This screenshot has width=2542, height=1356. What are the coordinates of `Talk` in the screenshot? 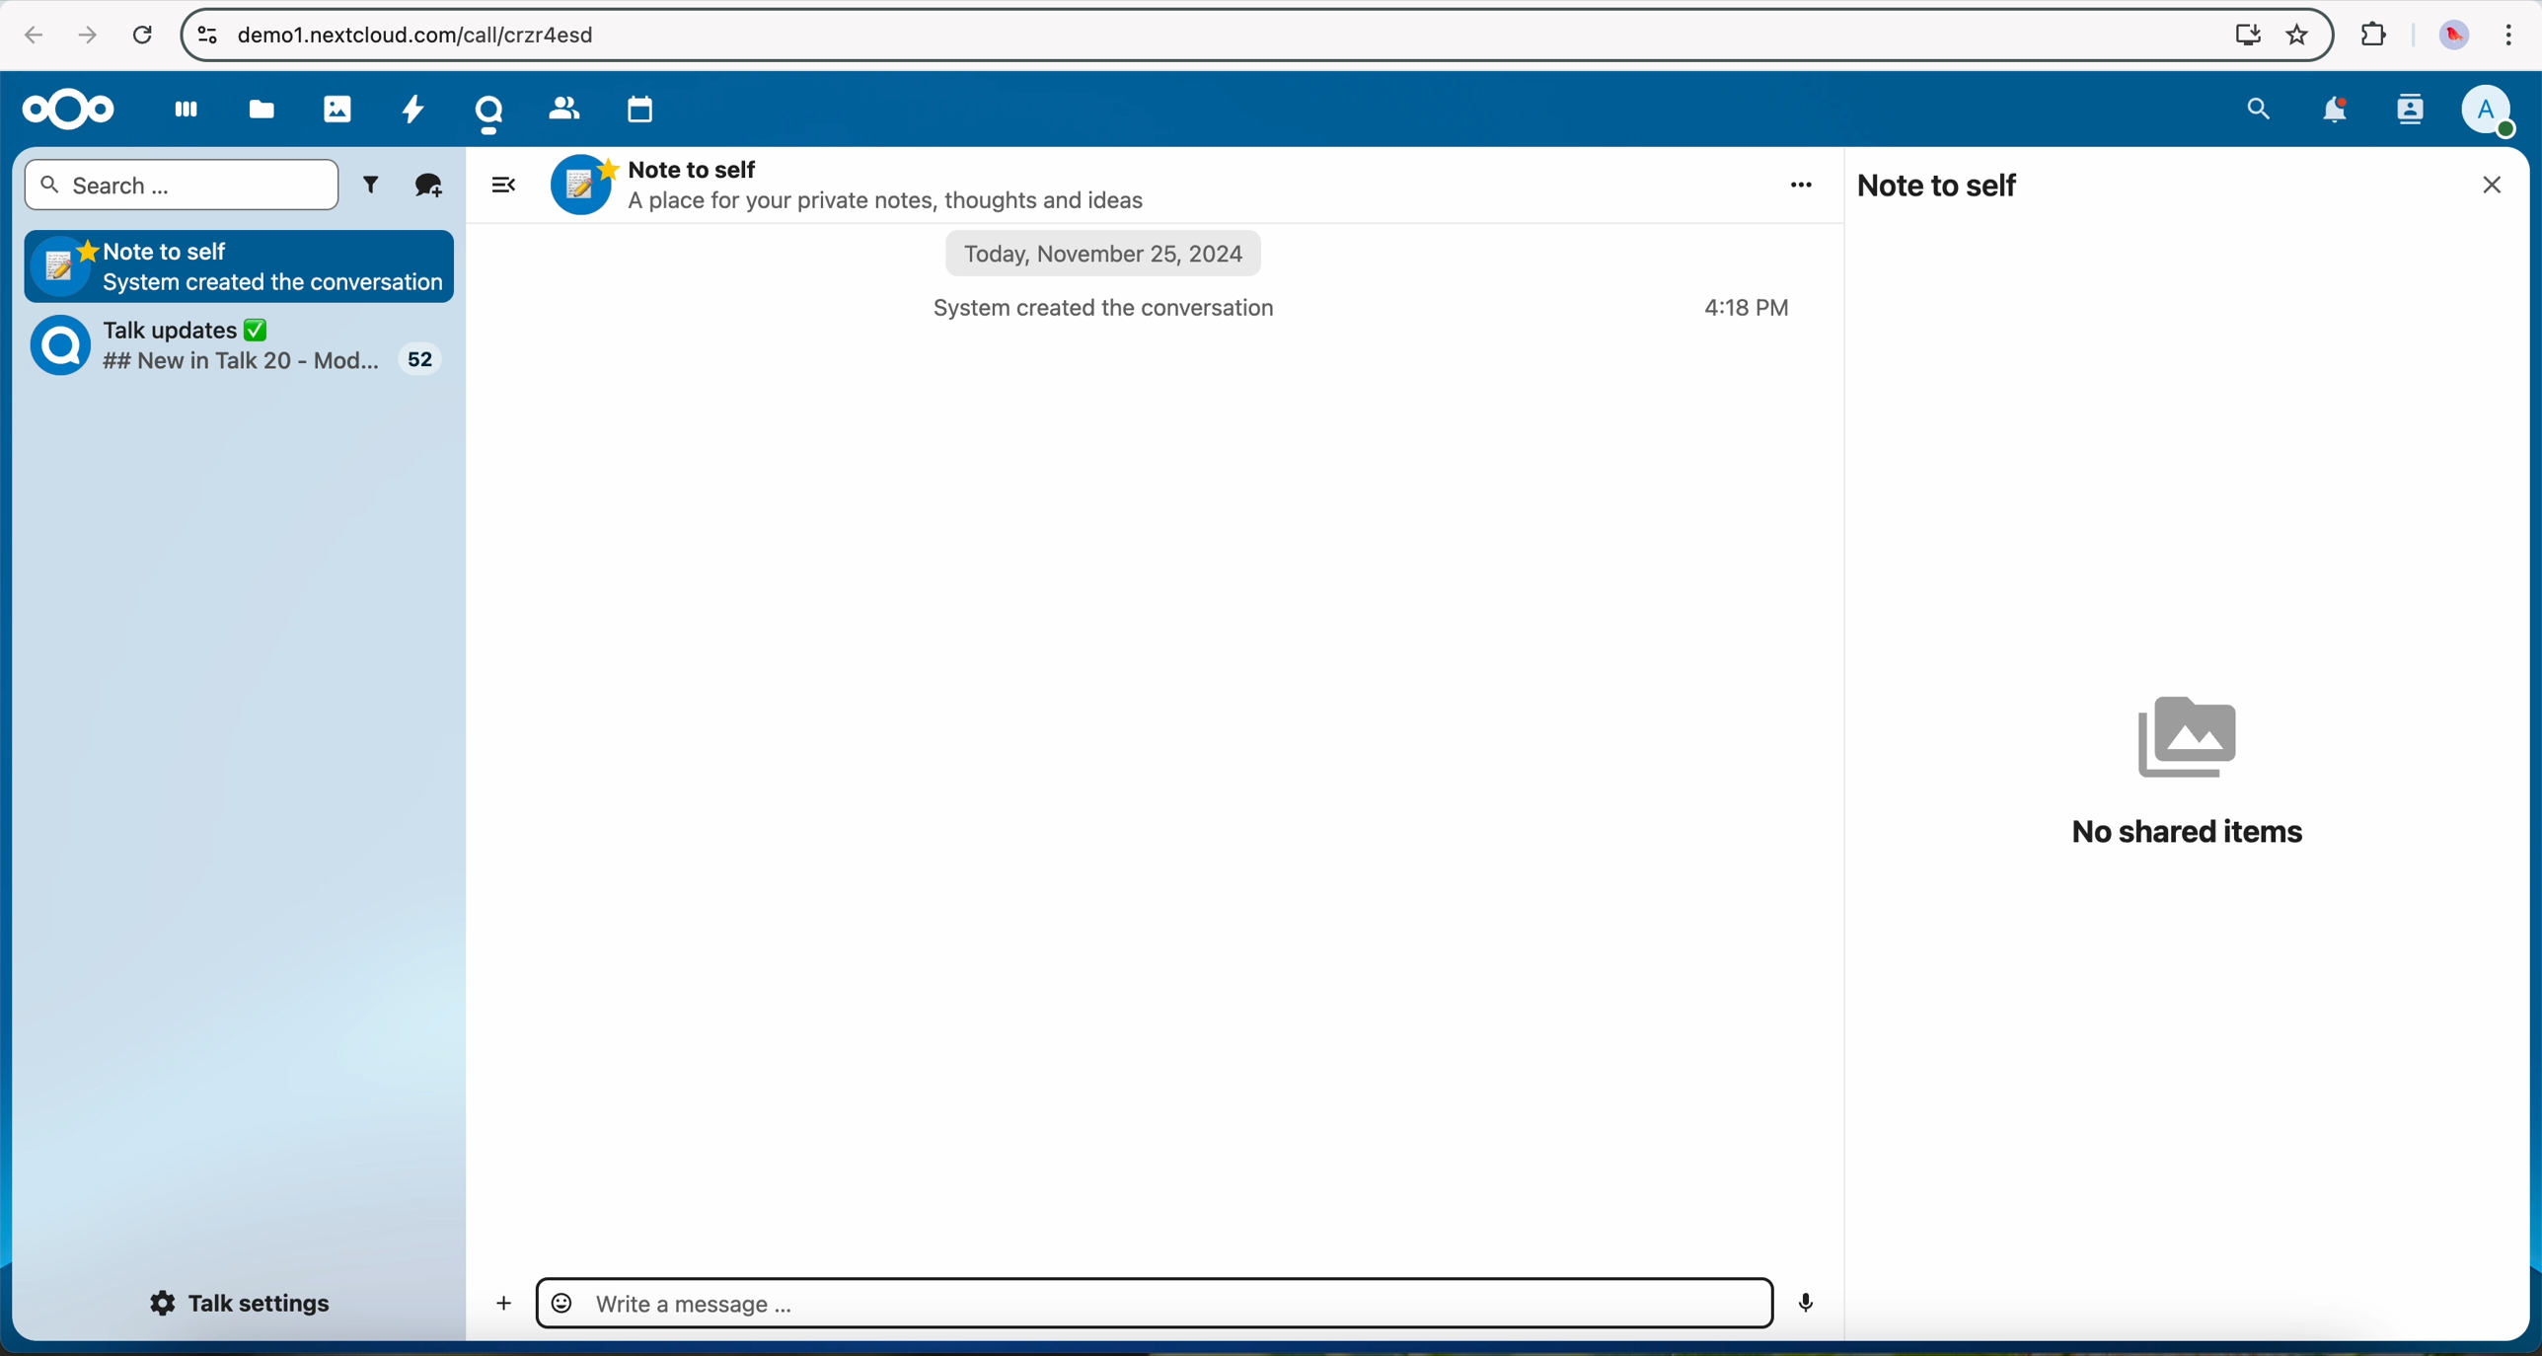 It's located at (487, 113).